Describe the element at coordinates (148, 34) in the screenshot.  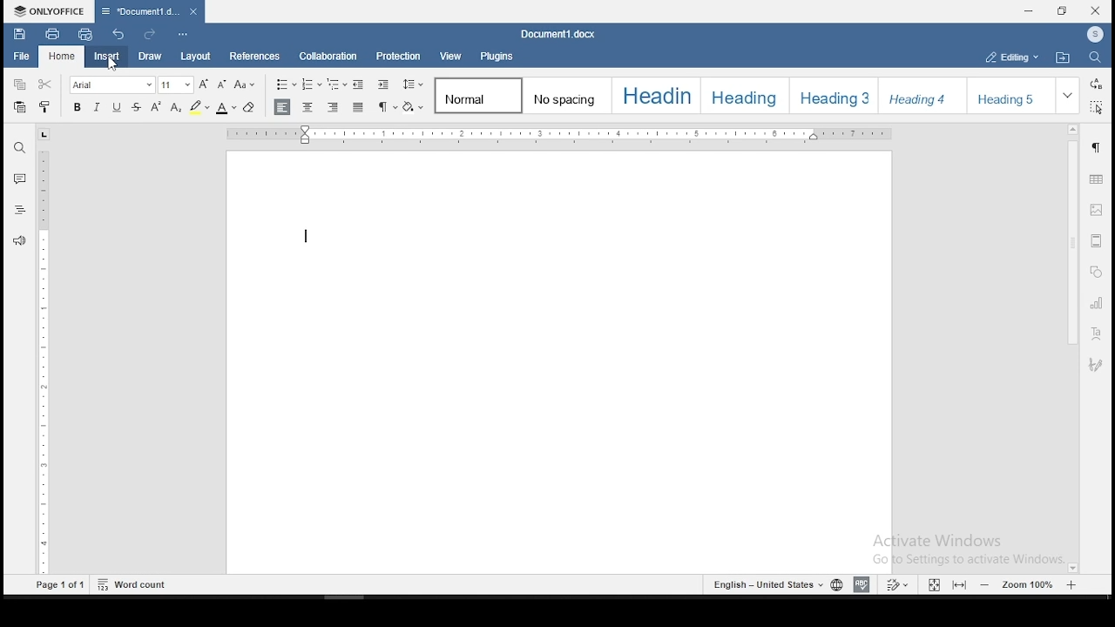
I see `redo` at that location.